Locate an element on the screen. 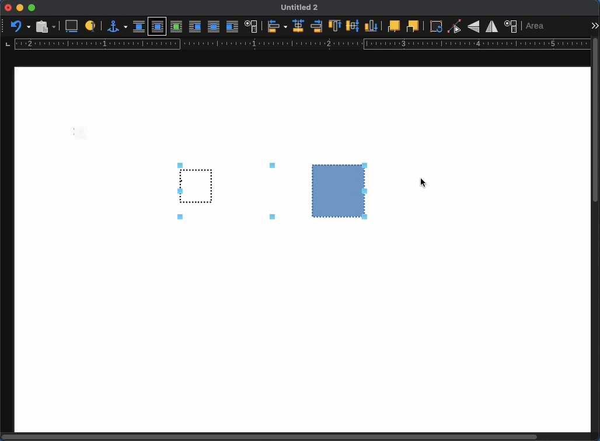 The width and height of the screenshot is (600, 441). top is located at coordinates (335, 26).